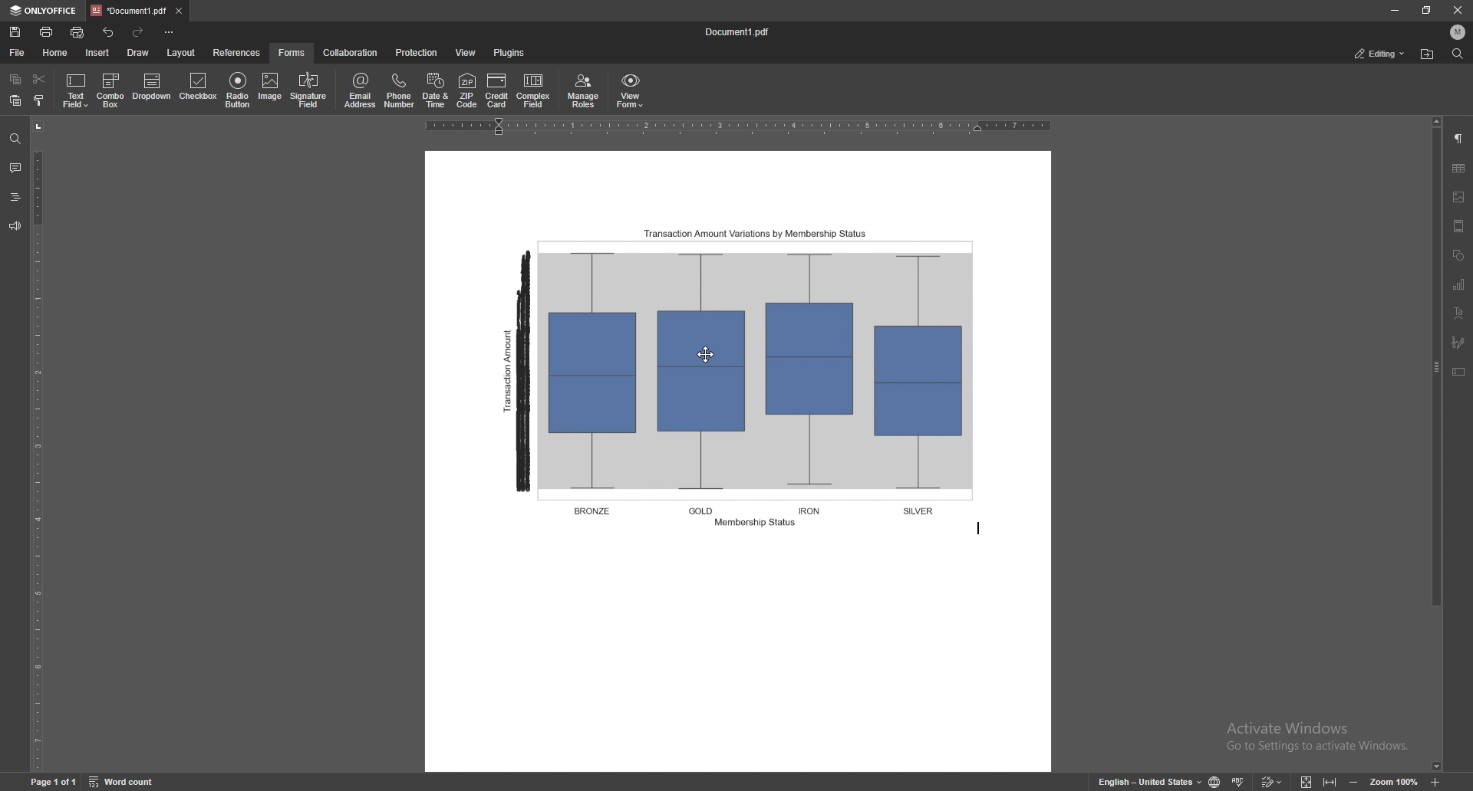 This screenshot has height=791, width=1473. Describe the element at coordinates (749, 382) in the screenshot. I see `figure` at that location.